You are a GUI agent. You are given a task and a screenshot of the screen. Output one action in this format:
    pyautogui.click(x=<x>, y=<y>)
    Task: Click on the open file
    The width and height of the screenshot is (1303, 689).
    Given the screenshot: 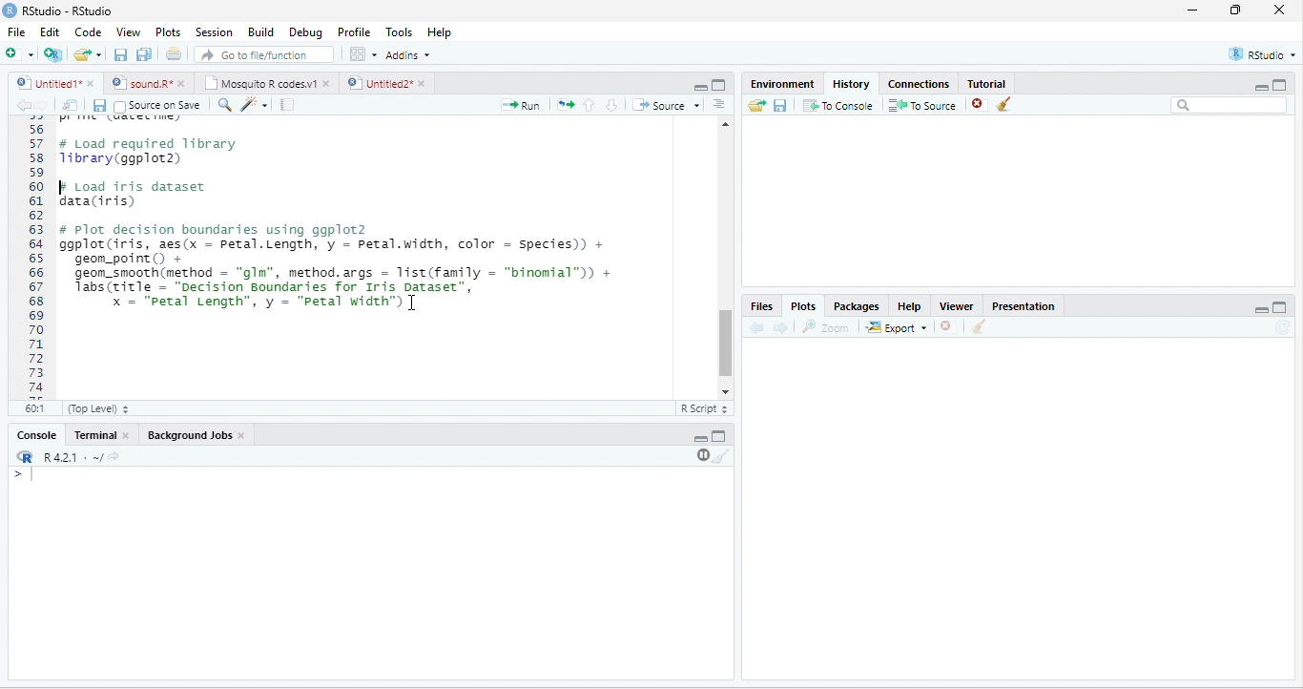 What is the action you would take?
    pyautogui.click(x=88, y=54)
    